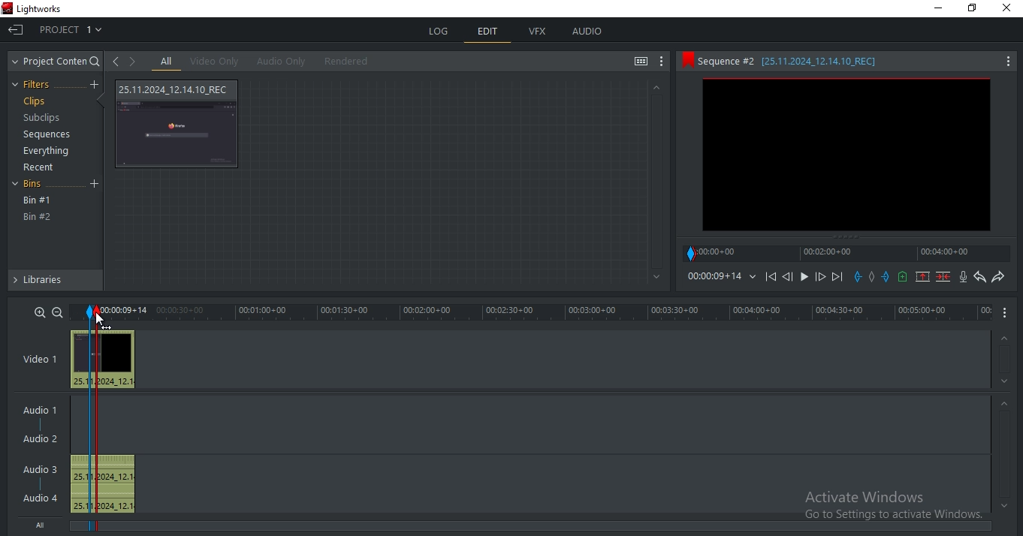 The width and height of the screenshot is (1023, 536). Describe the element at coordinates (35, 85) in the screenshot. I see `filters` at that location.